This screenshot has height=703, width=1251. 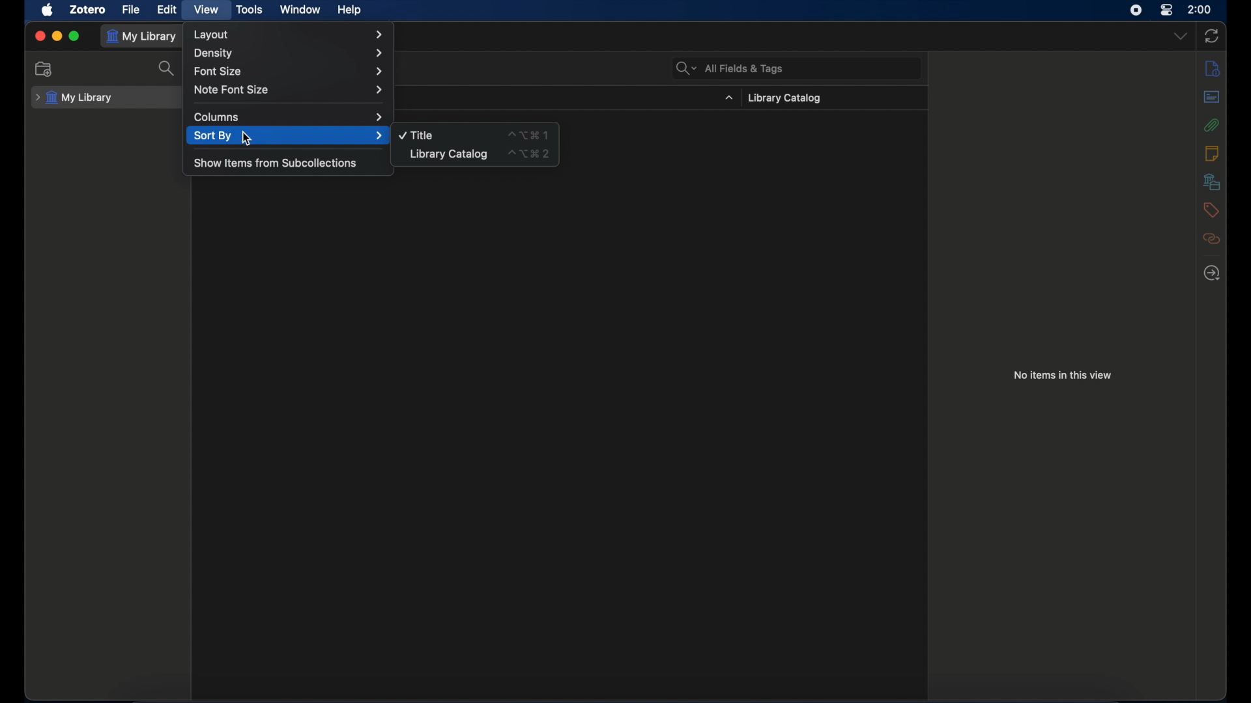 I want to click on screen recorder, so click(x=1136, y=10).